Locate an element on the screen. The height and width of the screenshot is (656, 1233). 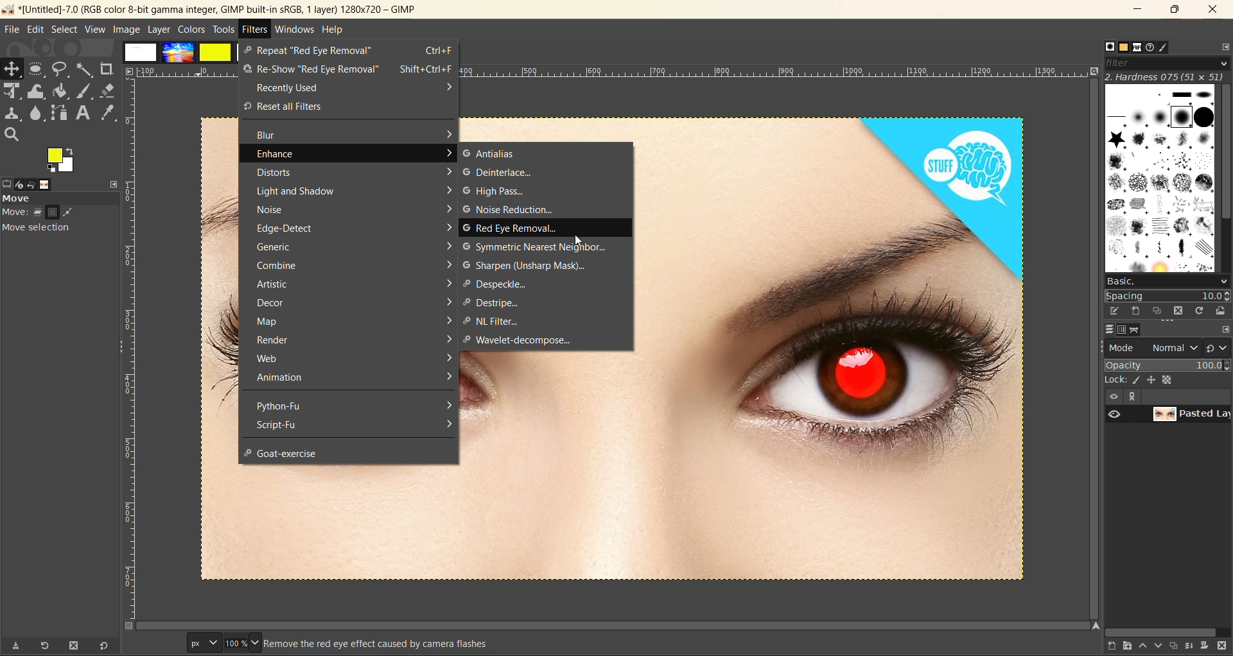
open brush as image is located at coordinates (1221, 312).